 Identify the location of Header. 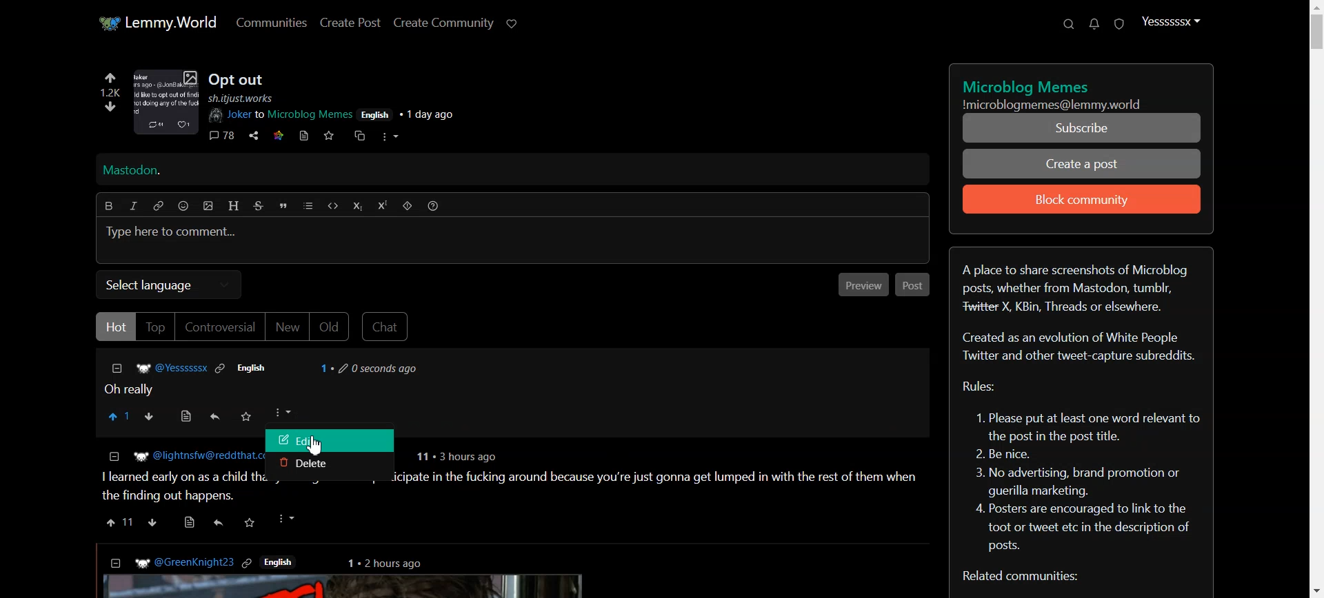
(234, 206).